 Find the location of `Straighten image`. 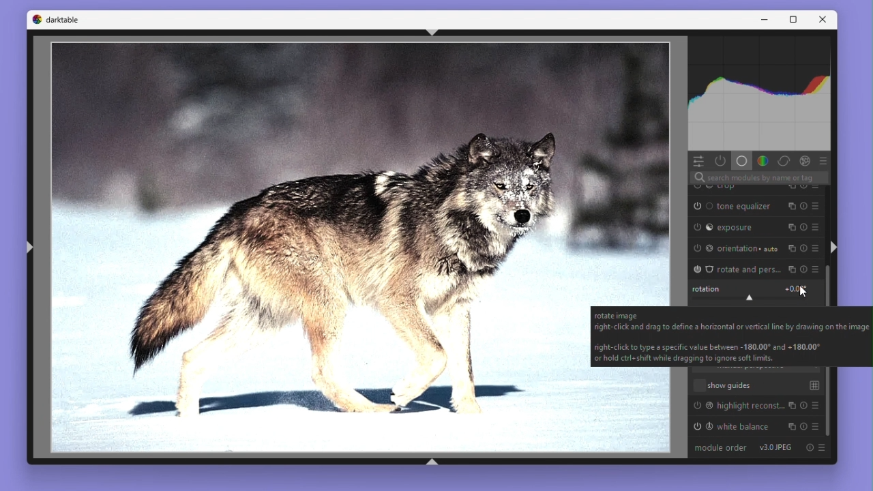

Straighten image is located at coordinates (313, 249).